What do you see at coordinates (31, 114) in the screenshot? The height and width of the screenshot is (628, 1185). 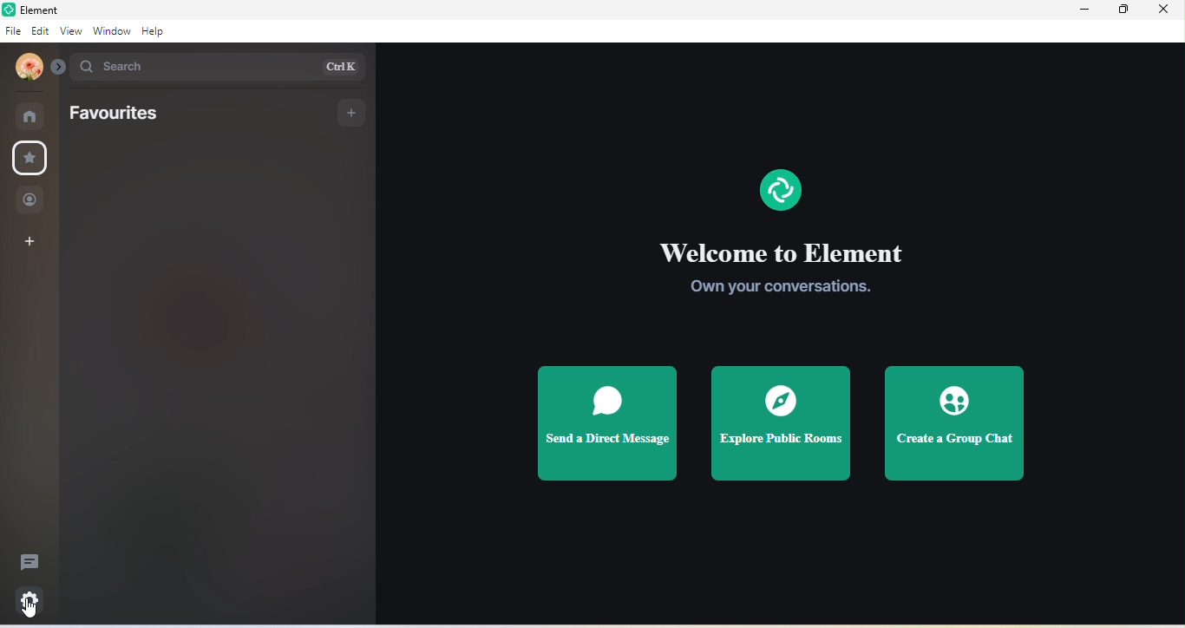 I see `rooms` at bounding box center [31, 114].